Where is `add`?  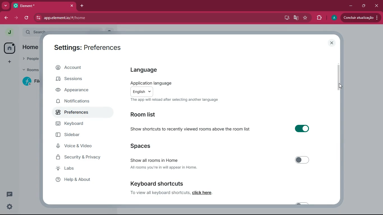
add is located at coordinates (9, 62).